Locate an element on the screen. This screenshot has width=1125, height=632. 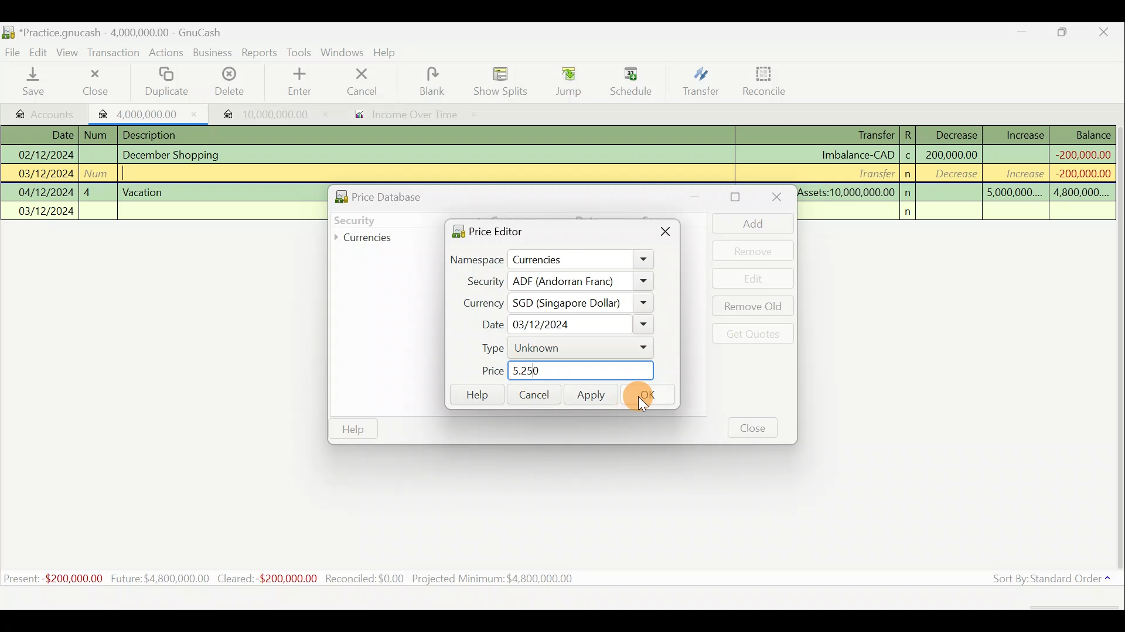
View is located at coordinates (71, 52).